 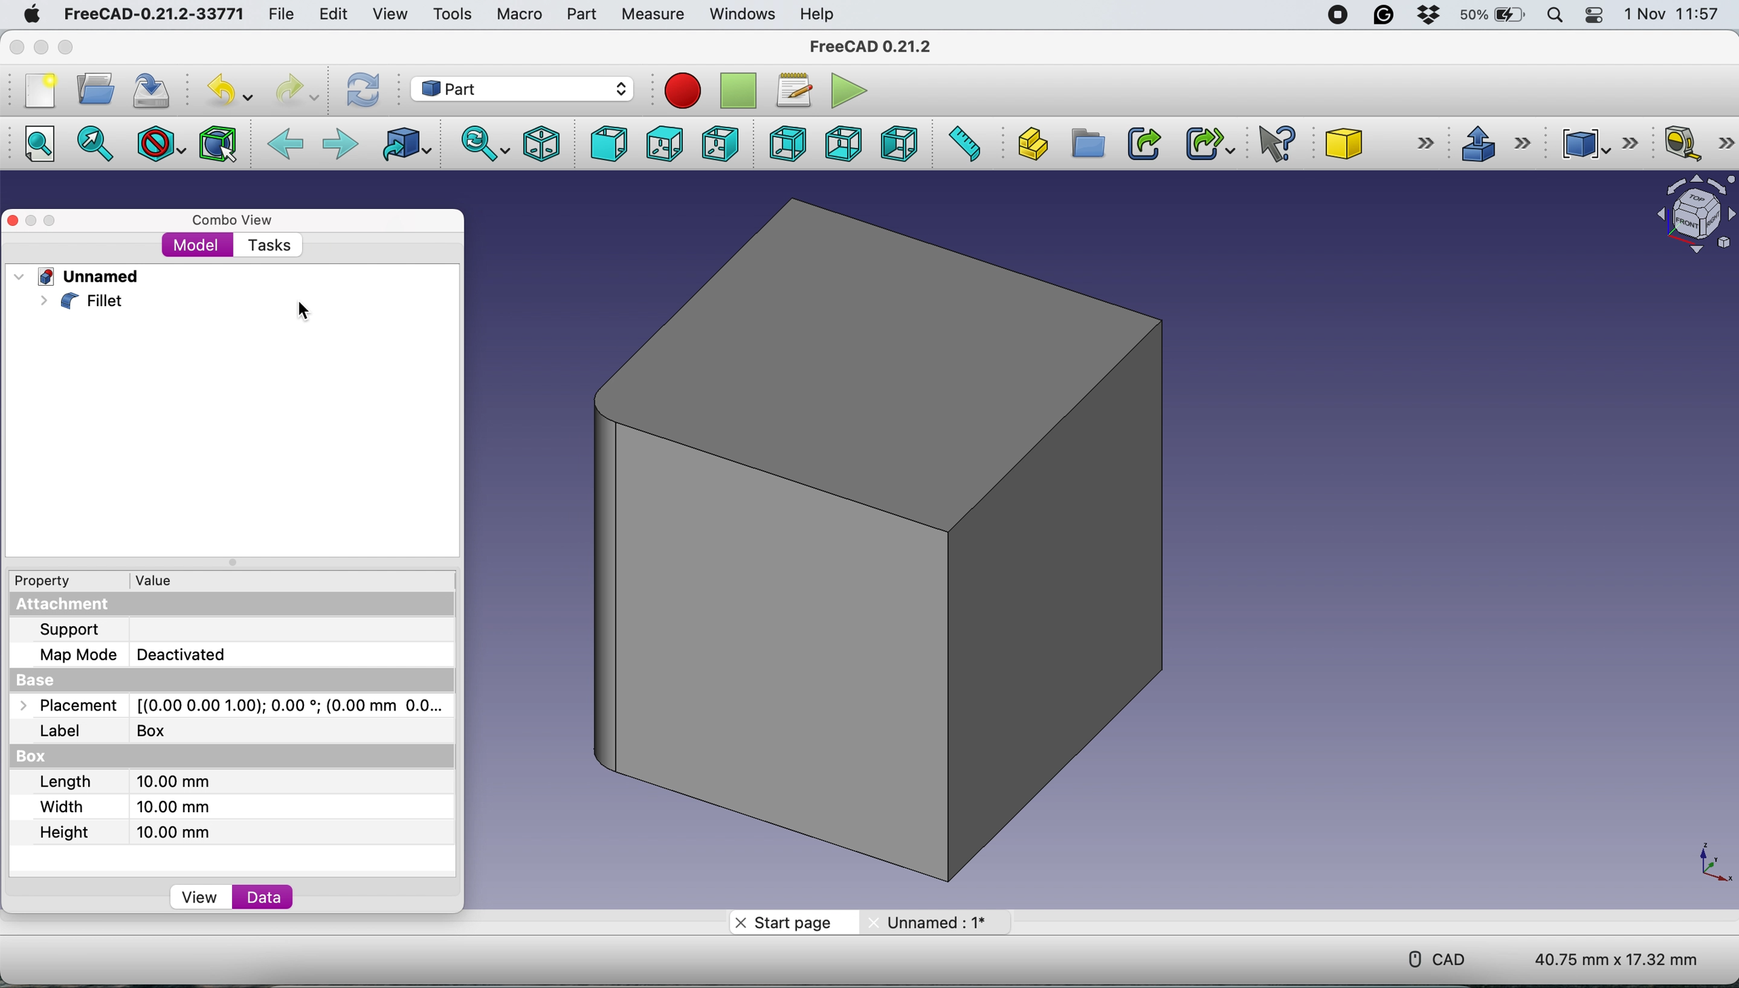 I want to click on dropbox, so click(x=1432, y=15).